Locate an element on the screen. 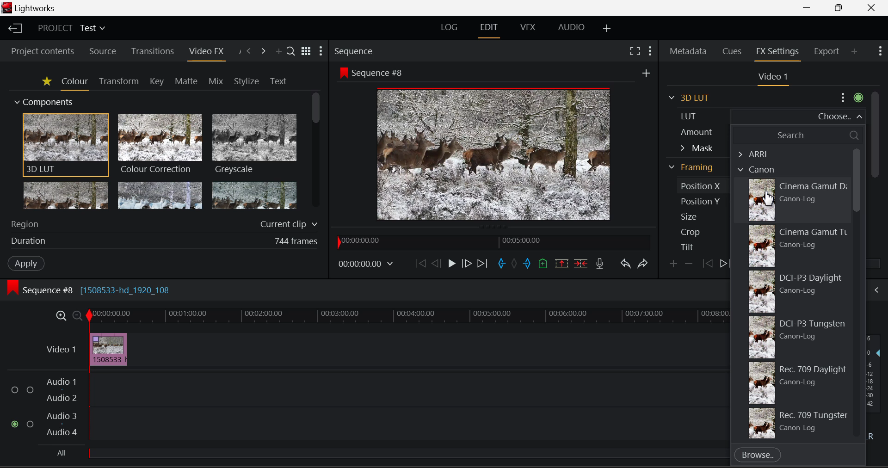 This screenshot has width=888, height=468. Project contents is located at coordinates (42, 52).